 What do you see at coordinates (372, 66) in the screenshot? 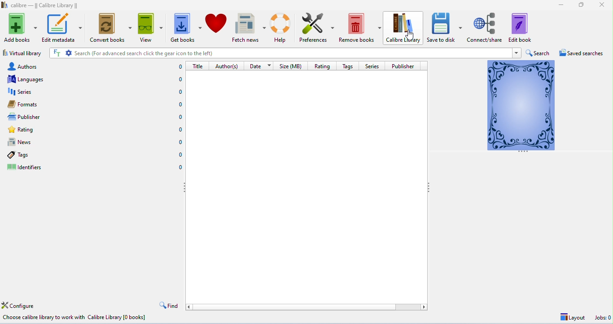
I see `series` at bounding box center [372, 66].